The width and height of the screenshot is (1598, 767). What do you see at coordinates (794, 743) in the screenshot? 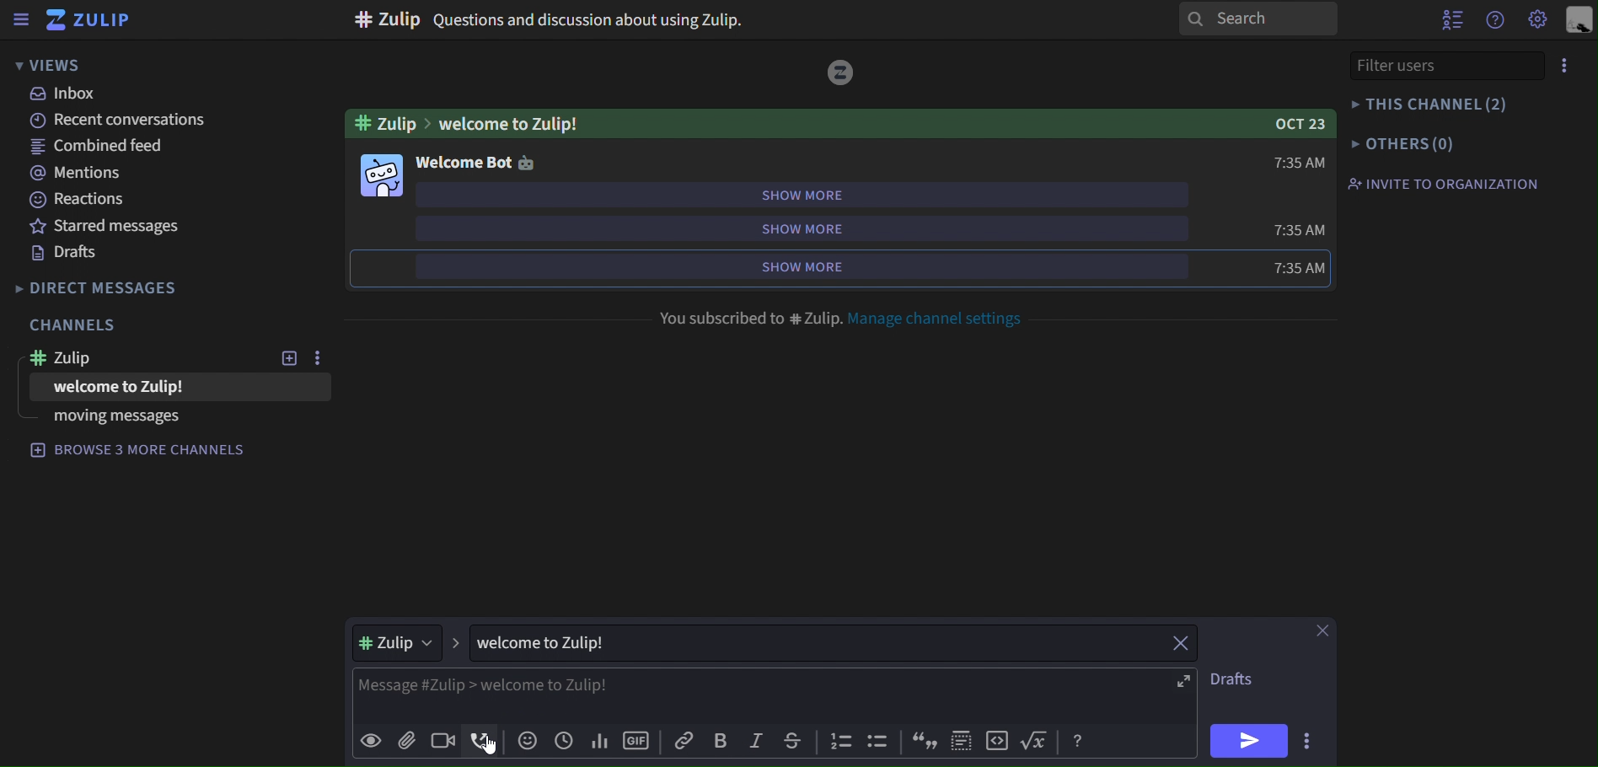
I see `strikethrough` at bounding box center [794, 743].